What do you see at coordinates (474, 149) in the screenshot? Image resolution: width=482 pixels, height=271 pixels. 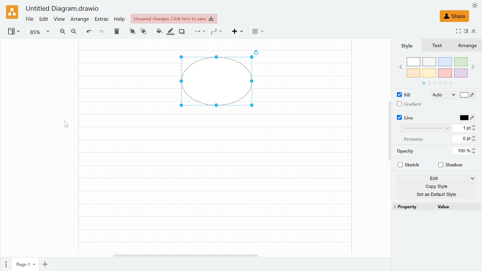 I see `Increase opacity` at bounding box center [474, 149].